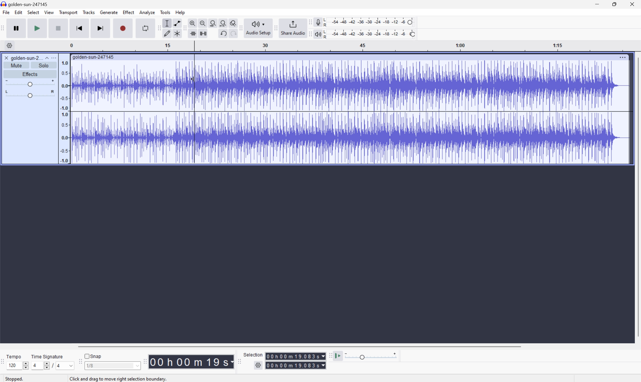 The width and height of the screenshot is (641, 382). I want to click on Drop Down, so click(46, 57).